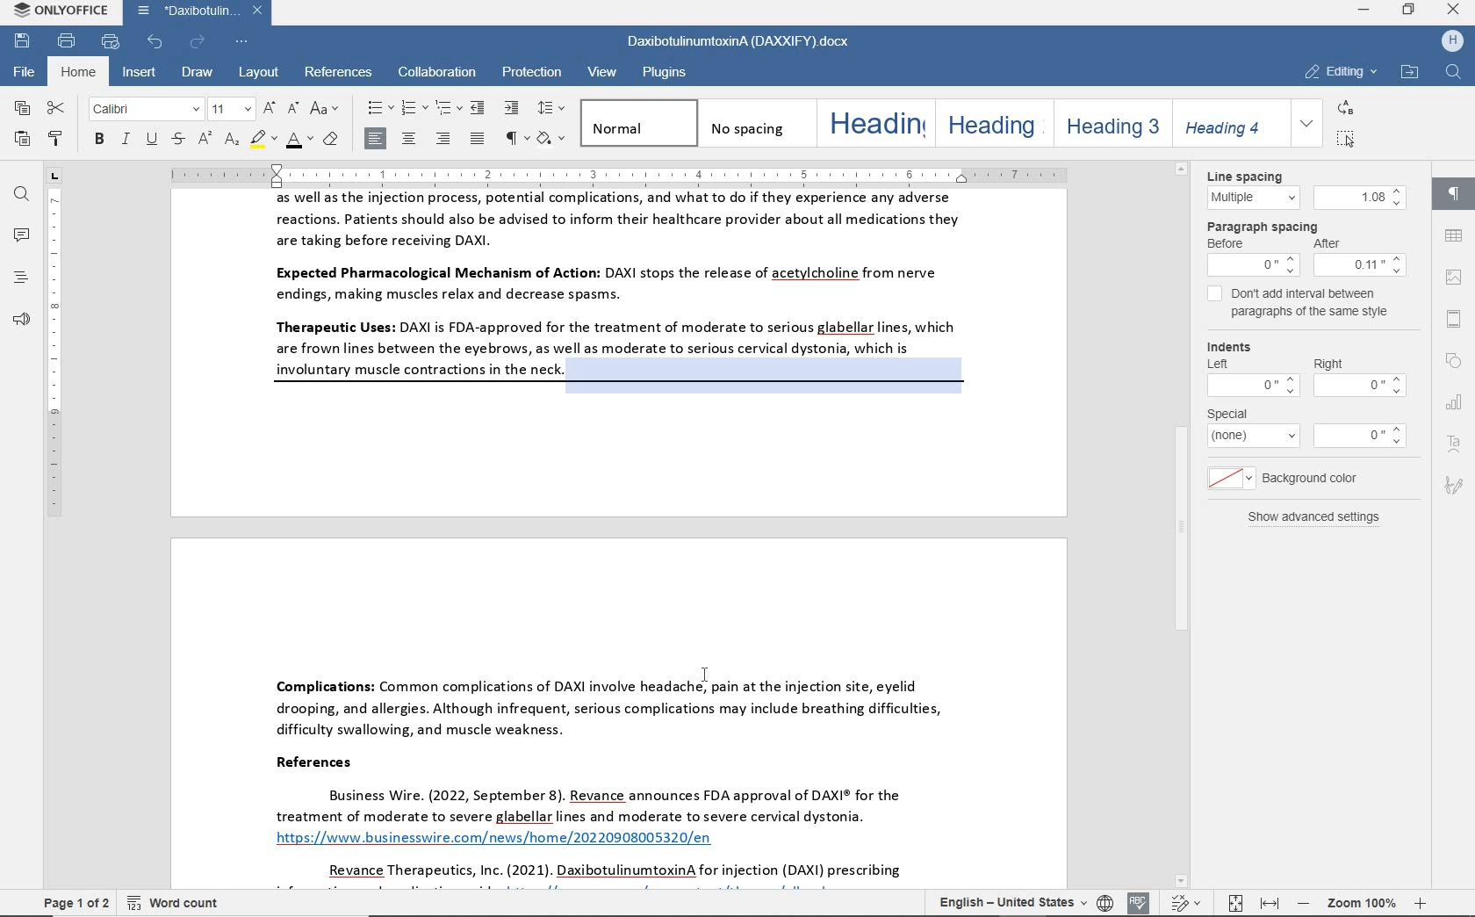 The height and width of the screenshot is (917, 1475). I want to click on shape, so click(1457, 362).